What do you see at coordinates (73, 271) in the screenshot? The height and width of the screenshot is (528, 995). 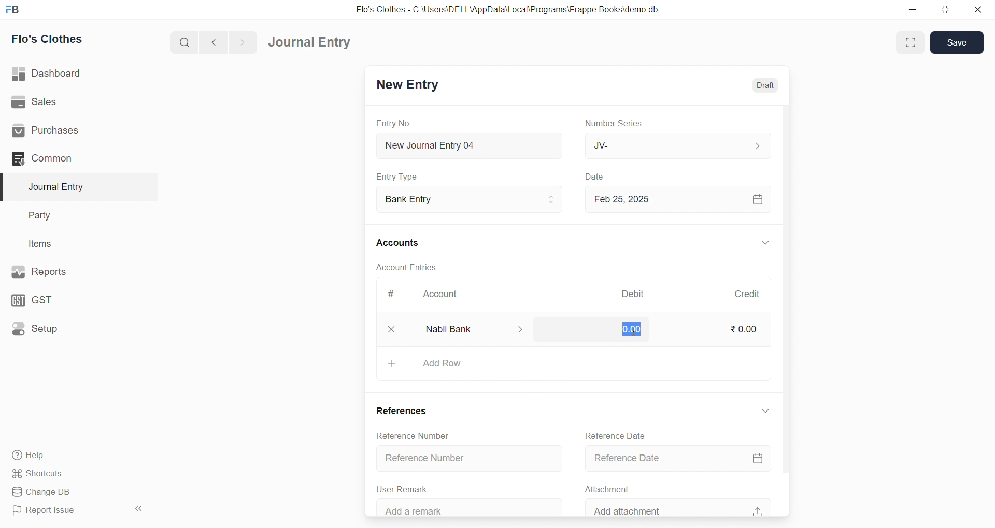 I see `Reports` at bounding box center [73, 271].